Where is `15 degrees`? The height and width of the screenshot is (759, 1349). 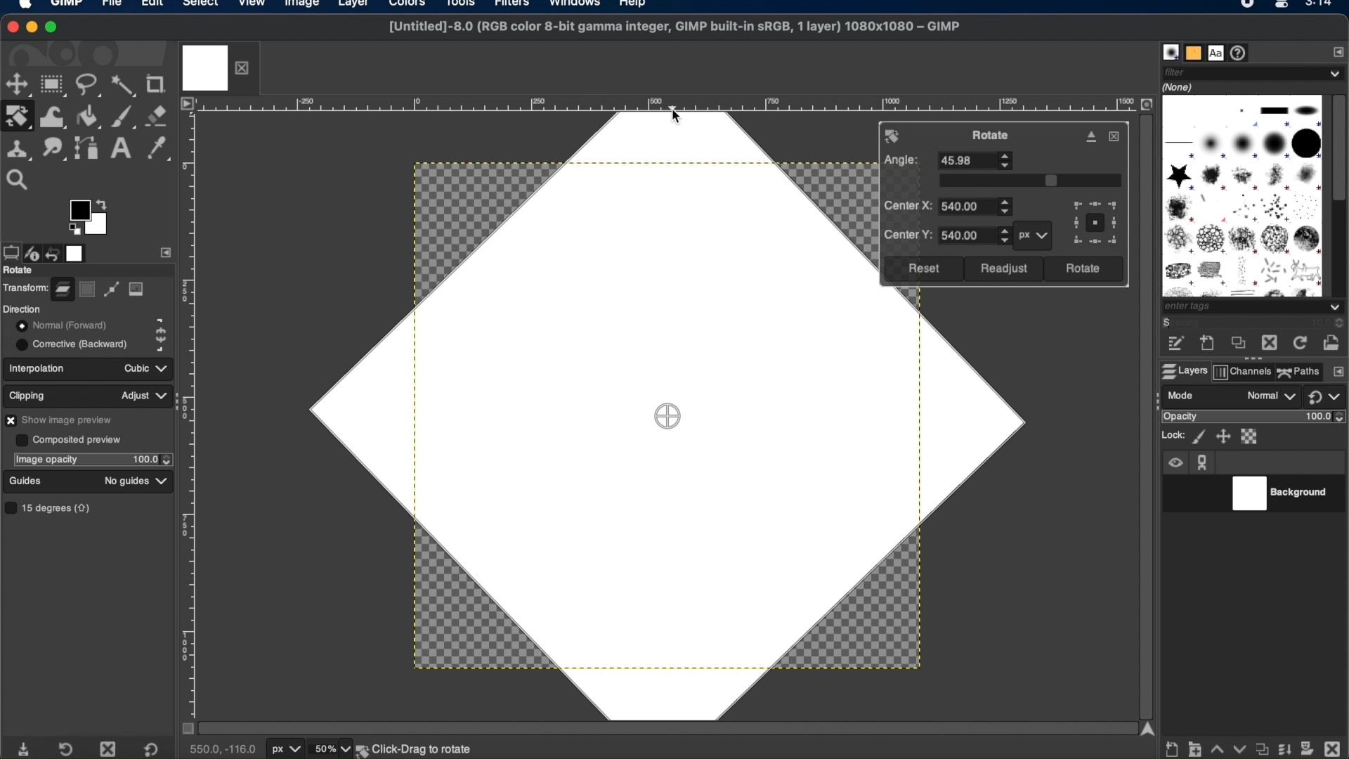 15 degrees is located at coordinates (51, 507).